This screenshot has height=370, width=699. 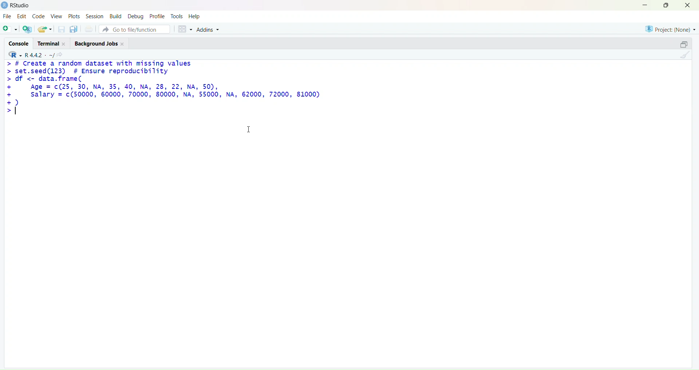 I want to click on go to file/function, so click(x=134, y=29).